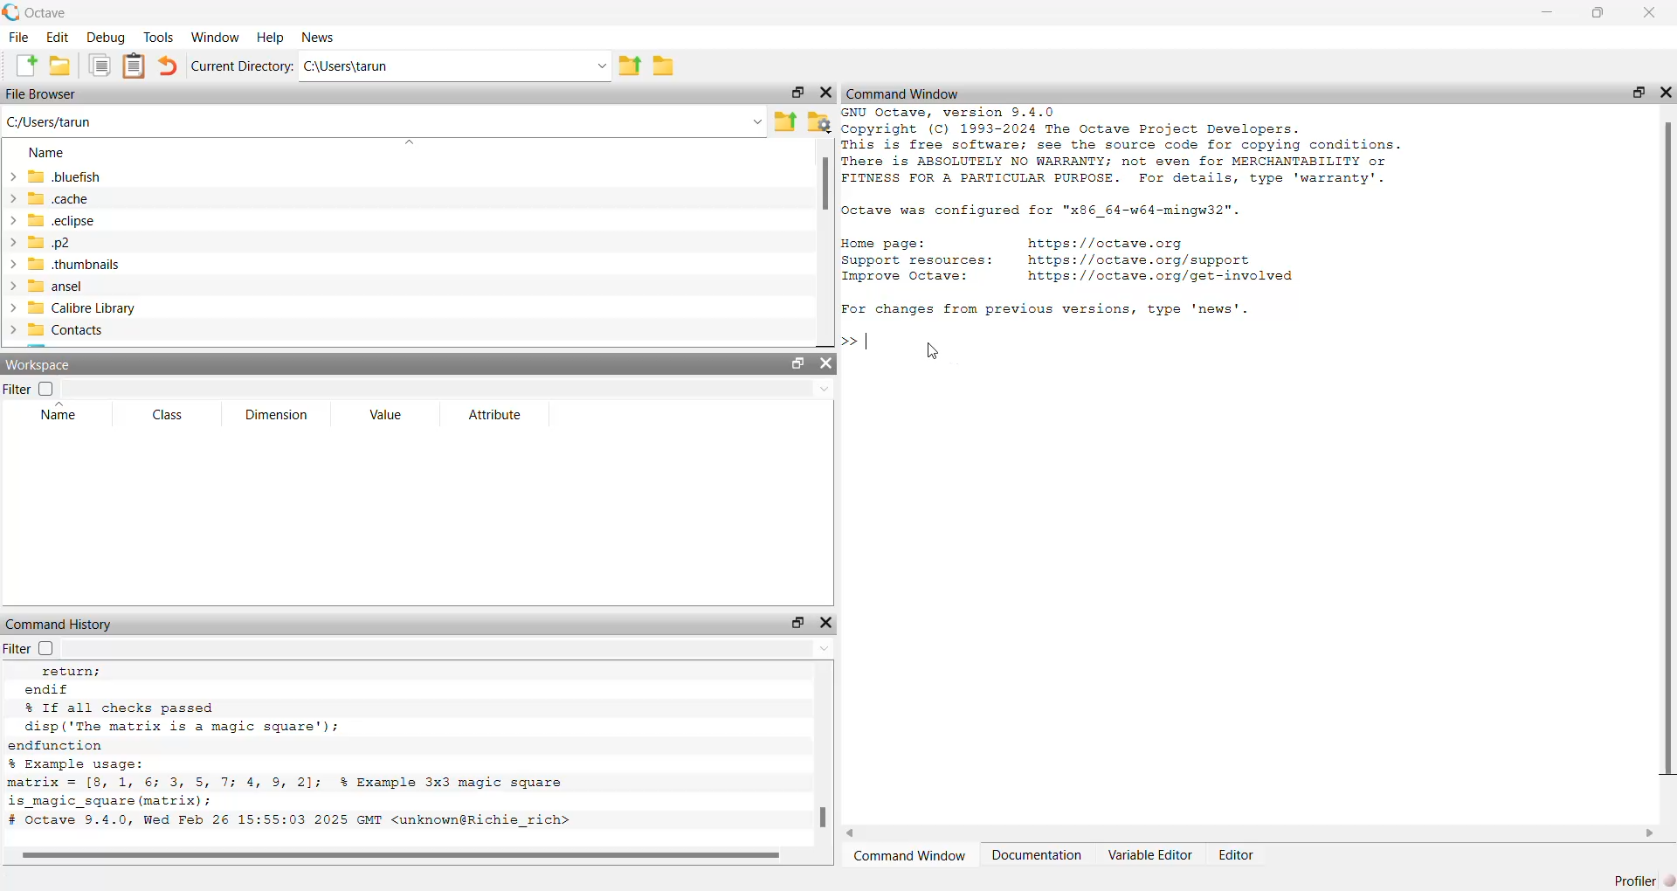 This screenshot has width=1677, height=891. I want to click on Command History, so click(59, 625).